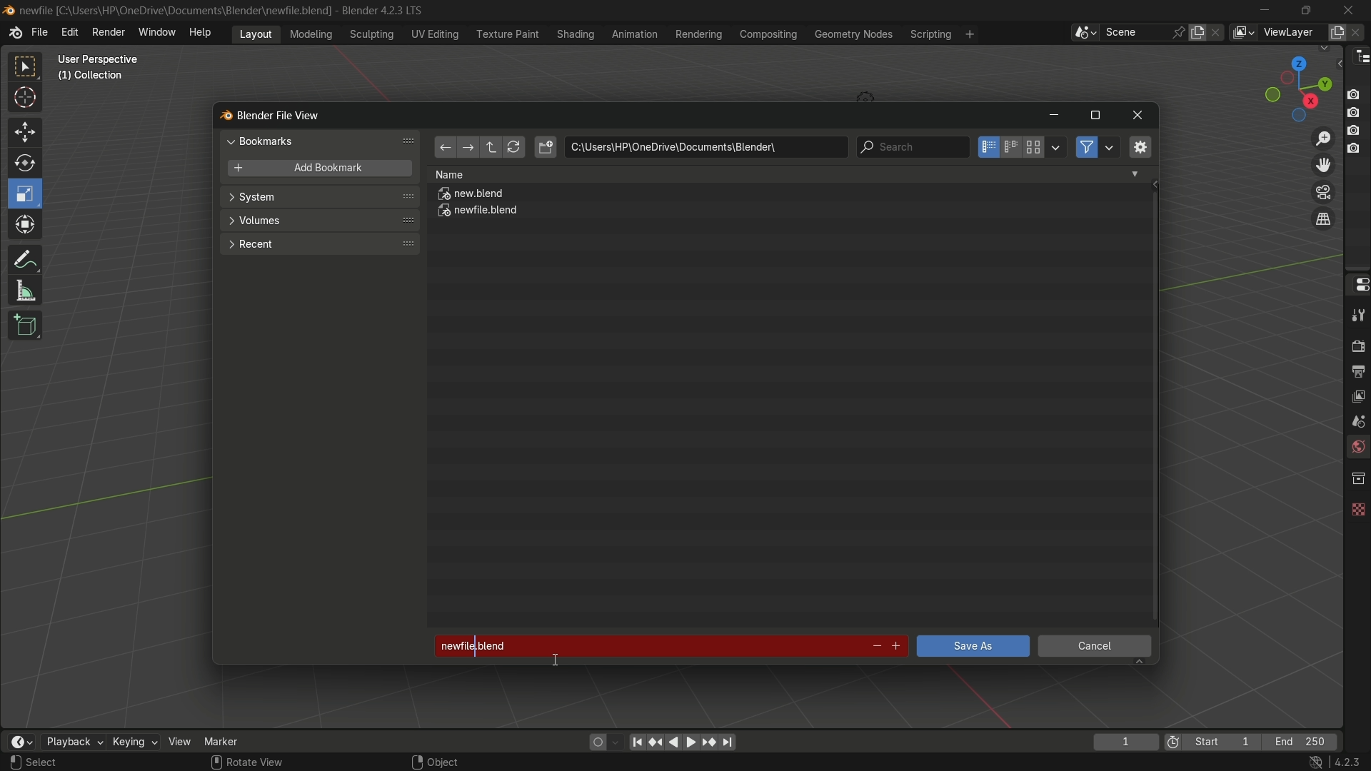  What do you see at coordinates (1359, 120) in the screenshot?
I see `Buttons` at bounding box center [1359, 120].